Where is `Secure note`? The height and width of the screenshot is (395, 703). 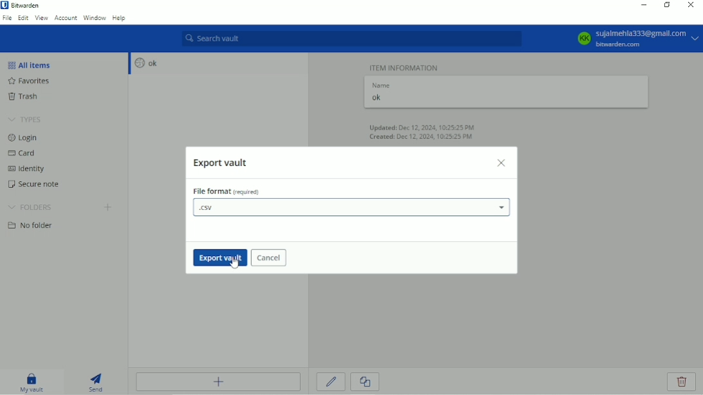
Secure note is located at coordinates (40, 186).